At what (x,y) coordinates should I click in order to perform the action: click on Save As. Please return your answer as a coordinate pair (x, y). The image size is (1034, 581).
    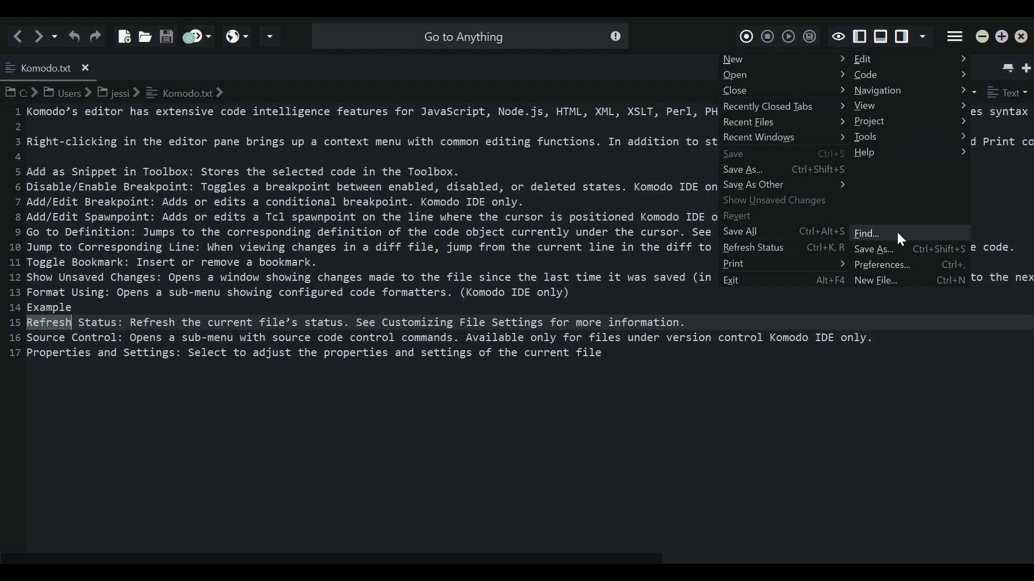
    Looking at the image, I should click on (786, 169).